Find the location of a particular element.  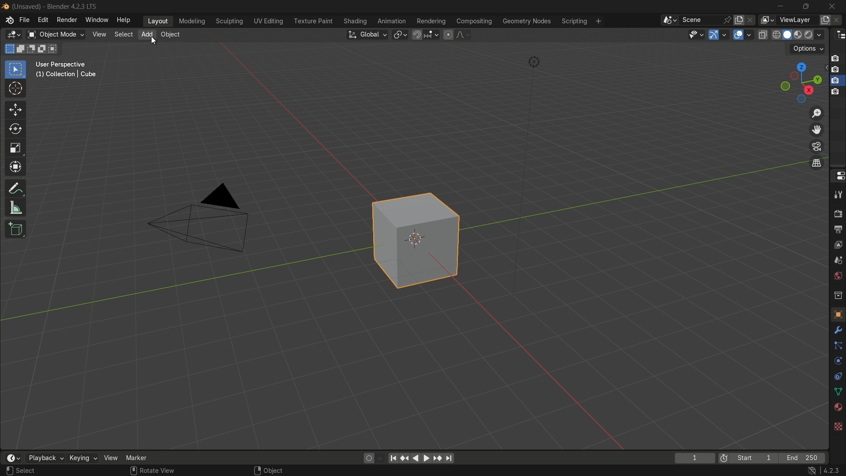

End 250 is located at coordinates (801, 458).